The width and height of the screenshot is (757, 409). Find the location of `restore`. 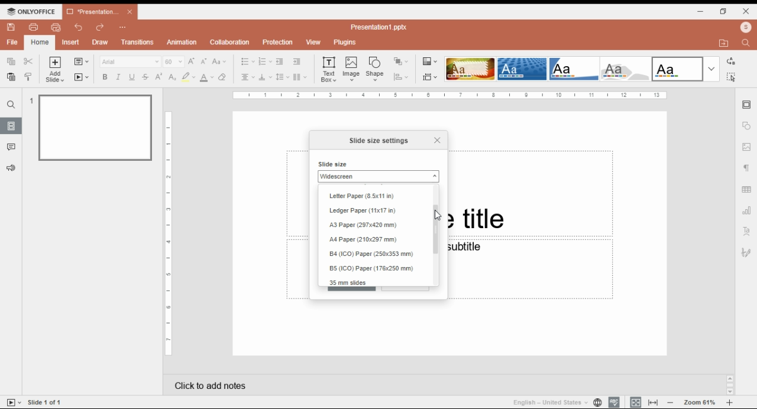

restore is located at coordinates (723, 11).